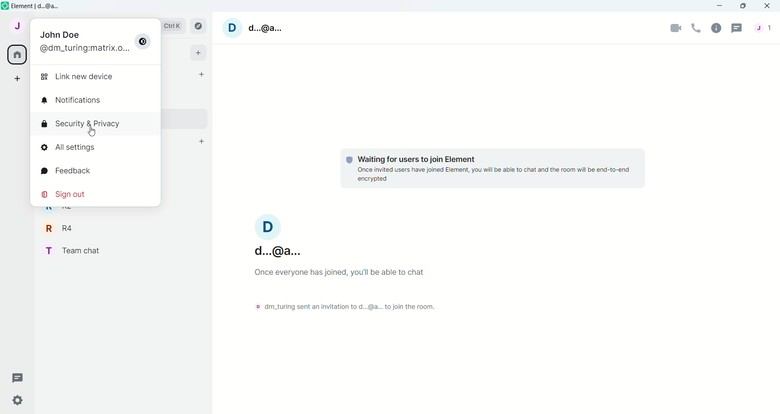 The width and height of the screenshot is (780, 414). Describe the element at coordinates (17, 55) in the screenshot. I see `All room` at that location.